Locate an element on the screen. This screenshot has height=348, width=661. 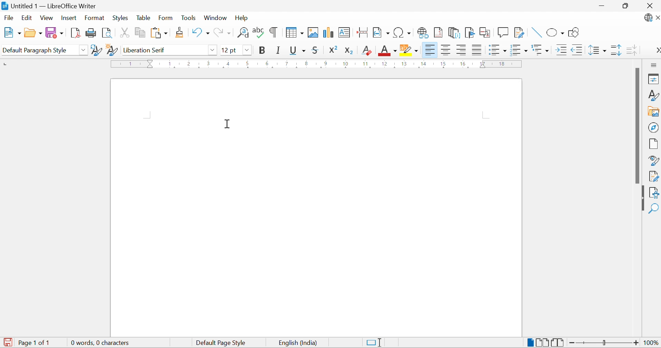
Redo is located at coordinates (222, 32).